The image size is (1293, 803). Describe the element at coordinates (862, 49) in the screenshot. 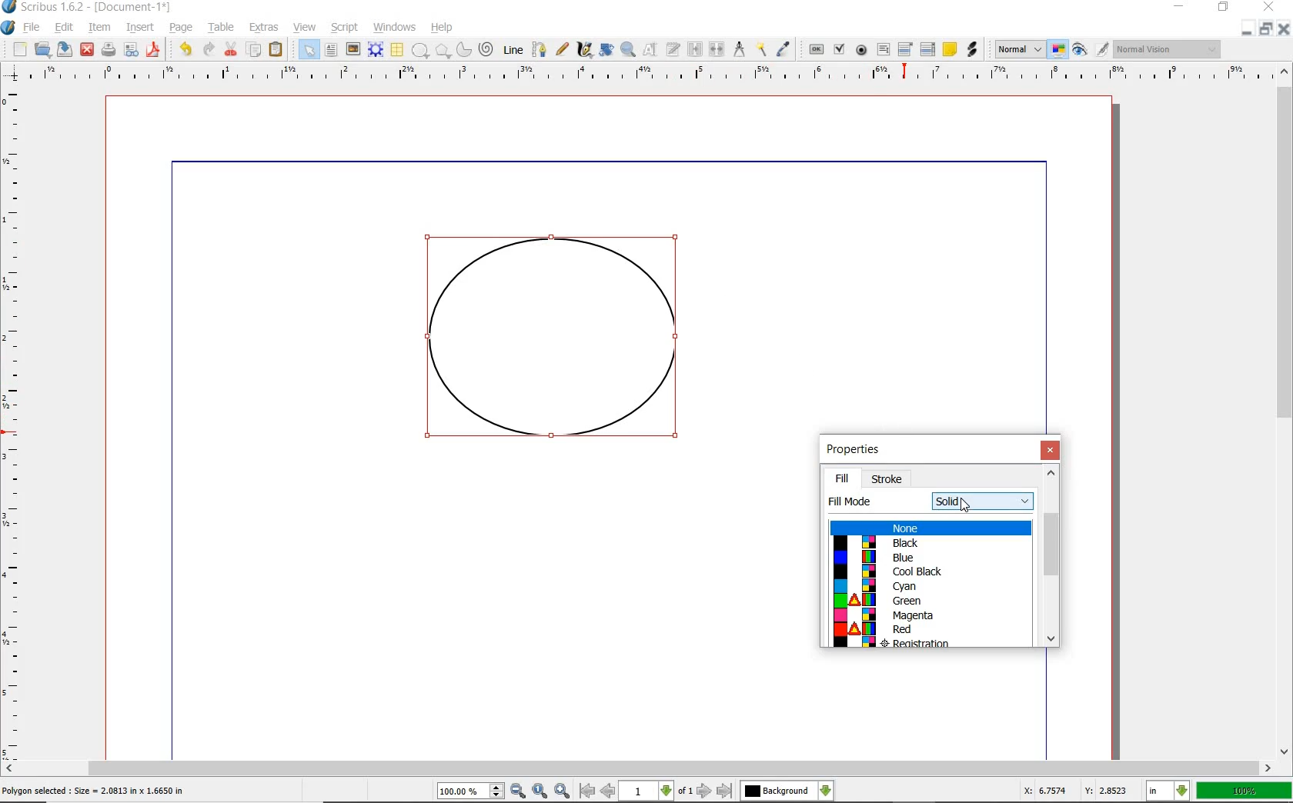

I see `PDF RADIO BUTTON` at that location.